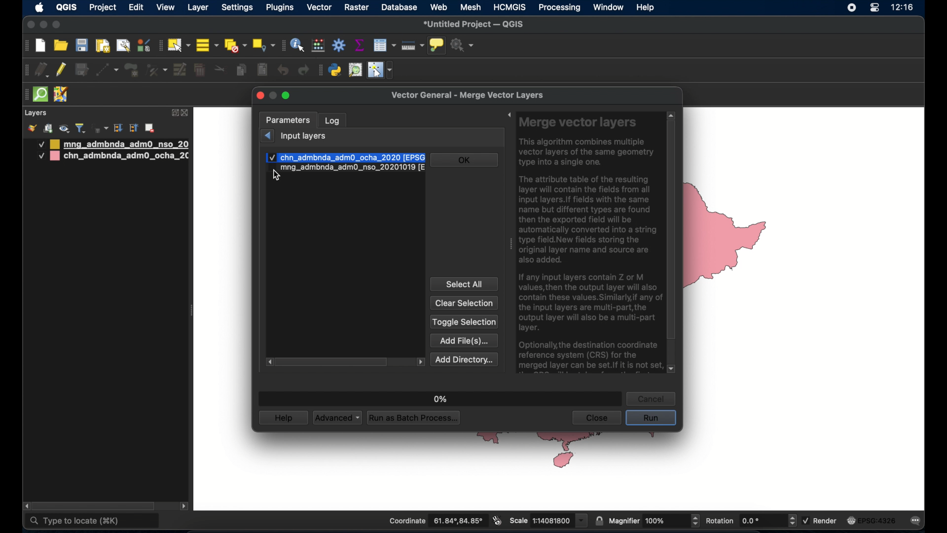 This screenshot has width=947, height=533. I want to click on china administrative boundary layer 2, so click(113, 157).